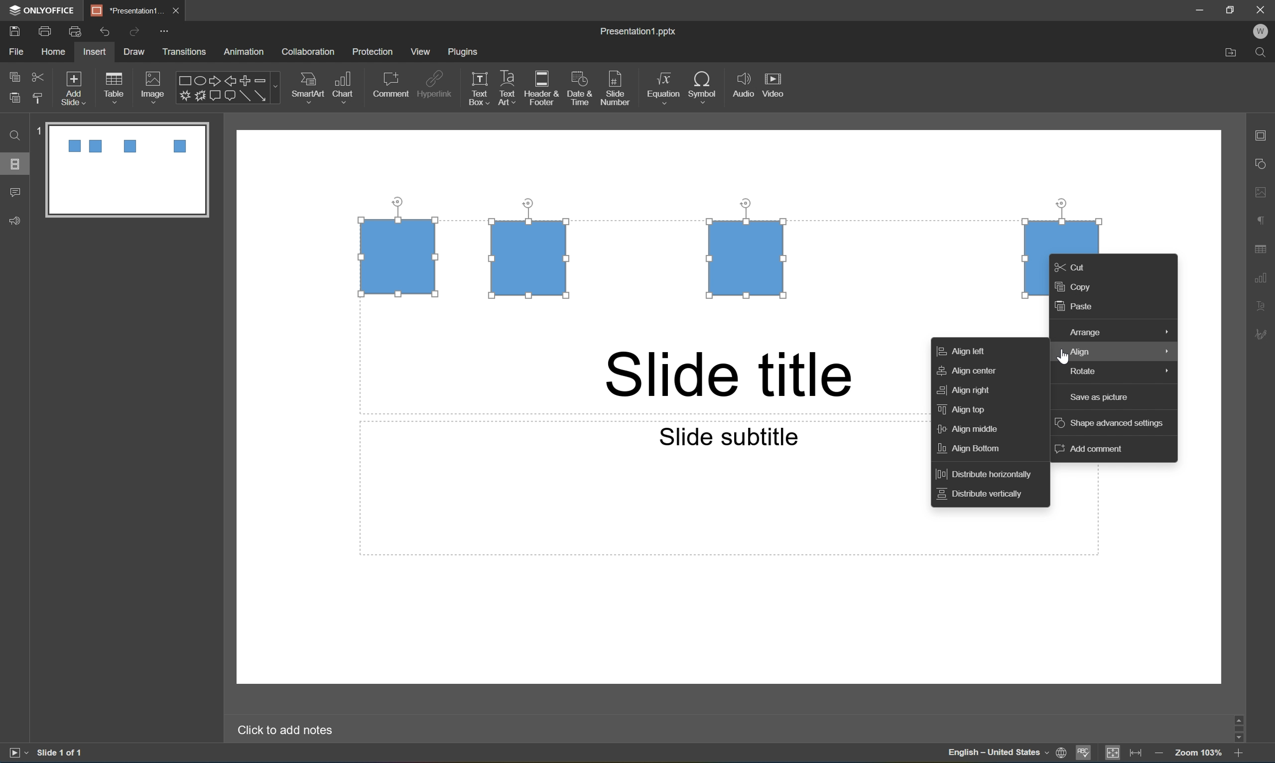  I want to click on close, so click(178, 11).